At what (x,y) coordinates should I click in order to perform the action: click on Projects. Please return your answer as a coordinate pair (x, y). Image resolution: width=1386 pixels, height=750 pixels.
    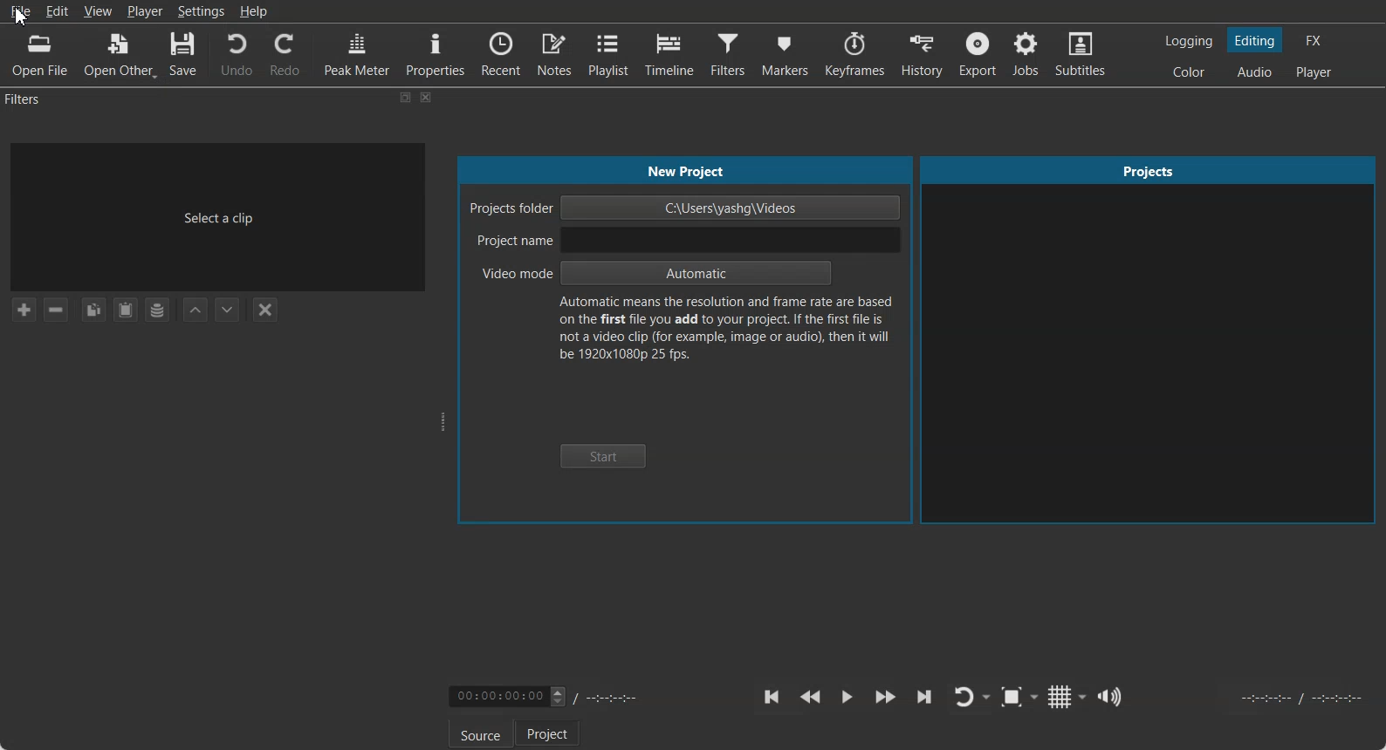
    Looking at the image, I should click on (1146, 337).